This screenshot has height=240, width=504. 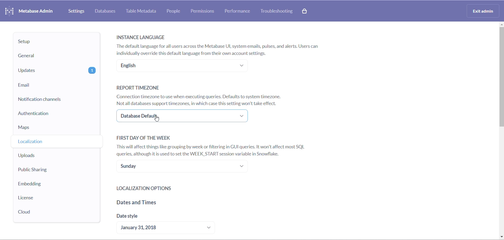 What do you see at coordinates (58, 115) in the screenshot?
I see `AUTHENTICATION` at bounding box center [58, 115].